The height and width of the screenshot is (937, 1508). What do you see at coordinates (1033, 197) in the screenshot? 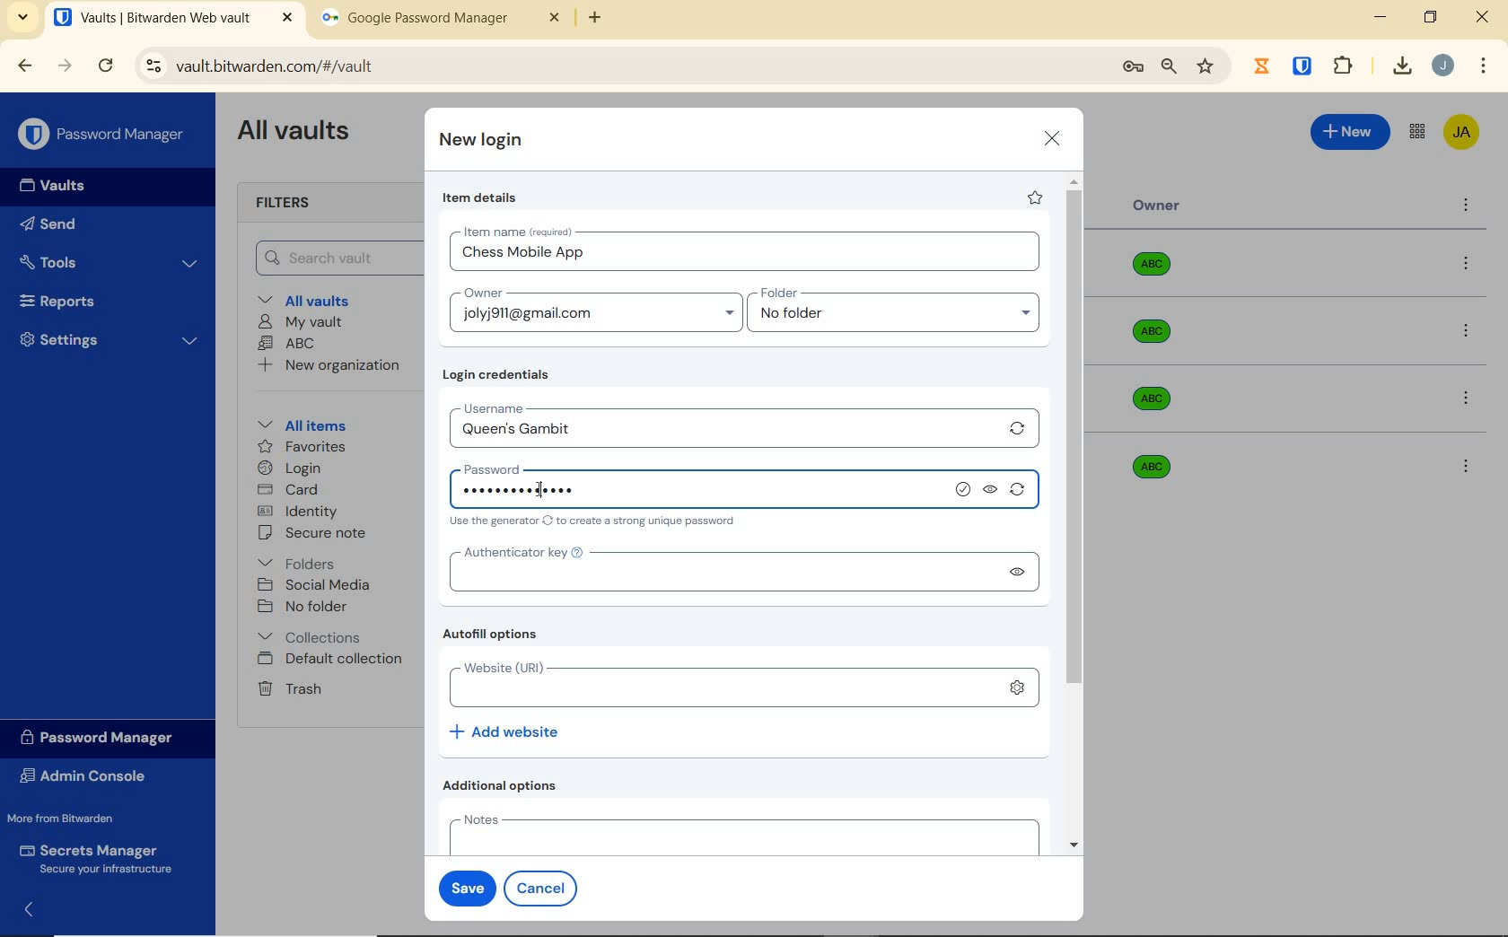
I see `favorite` at bounding box center [1033, 197].